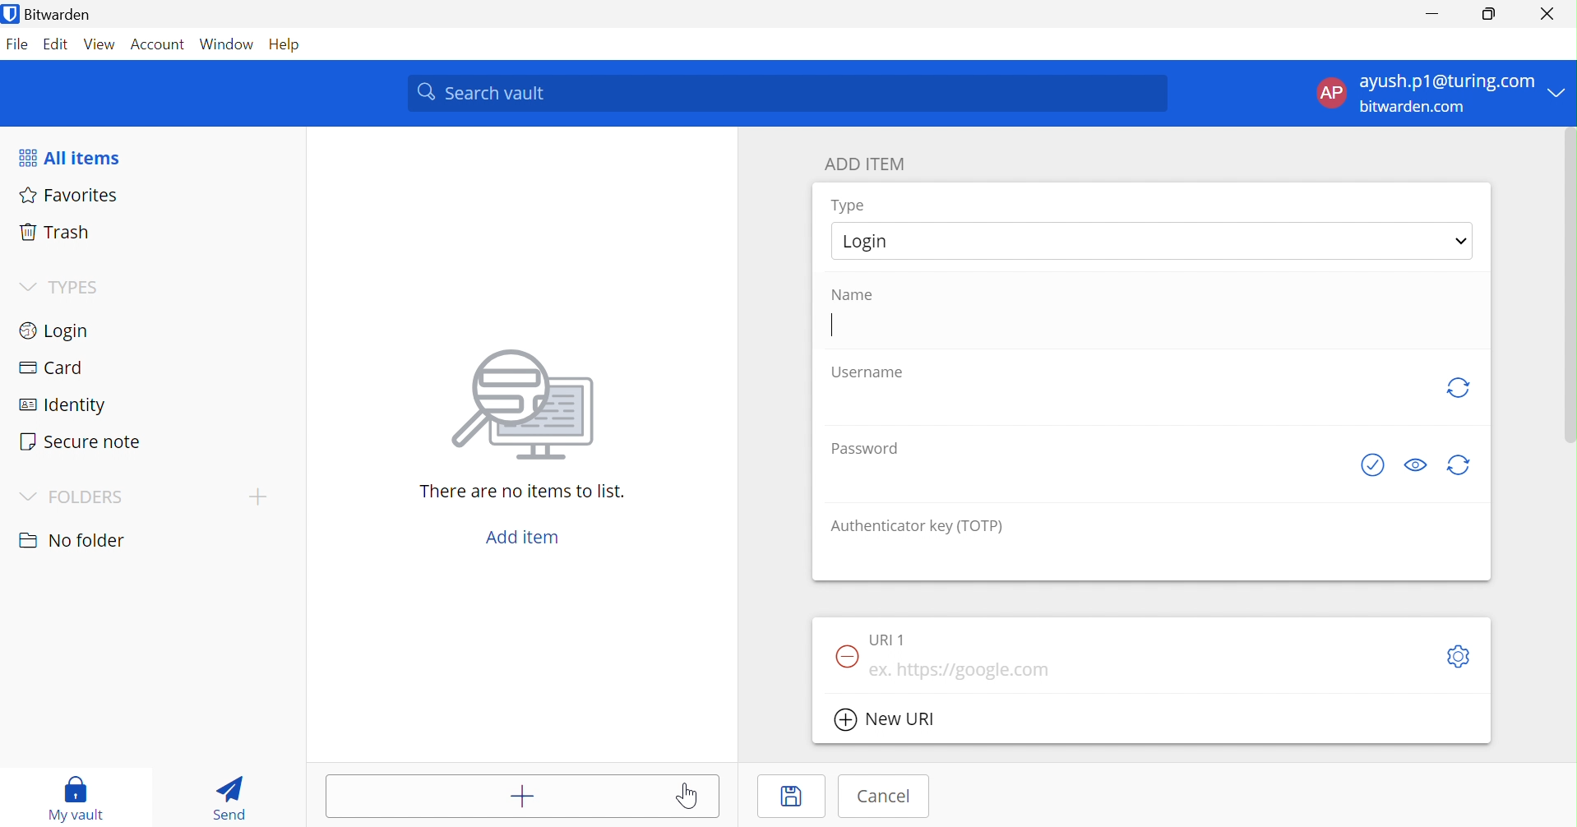  What do you see at coordinates (29, 288) in the screenshot?
I see `Drop Down` at bounding box center [29, 288].